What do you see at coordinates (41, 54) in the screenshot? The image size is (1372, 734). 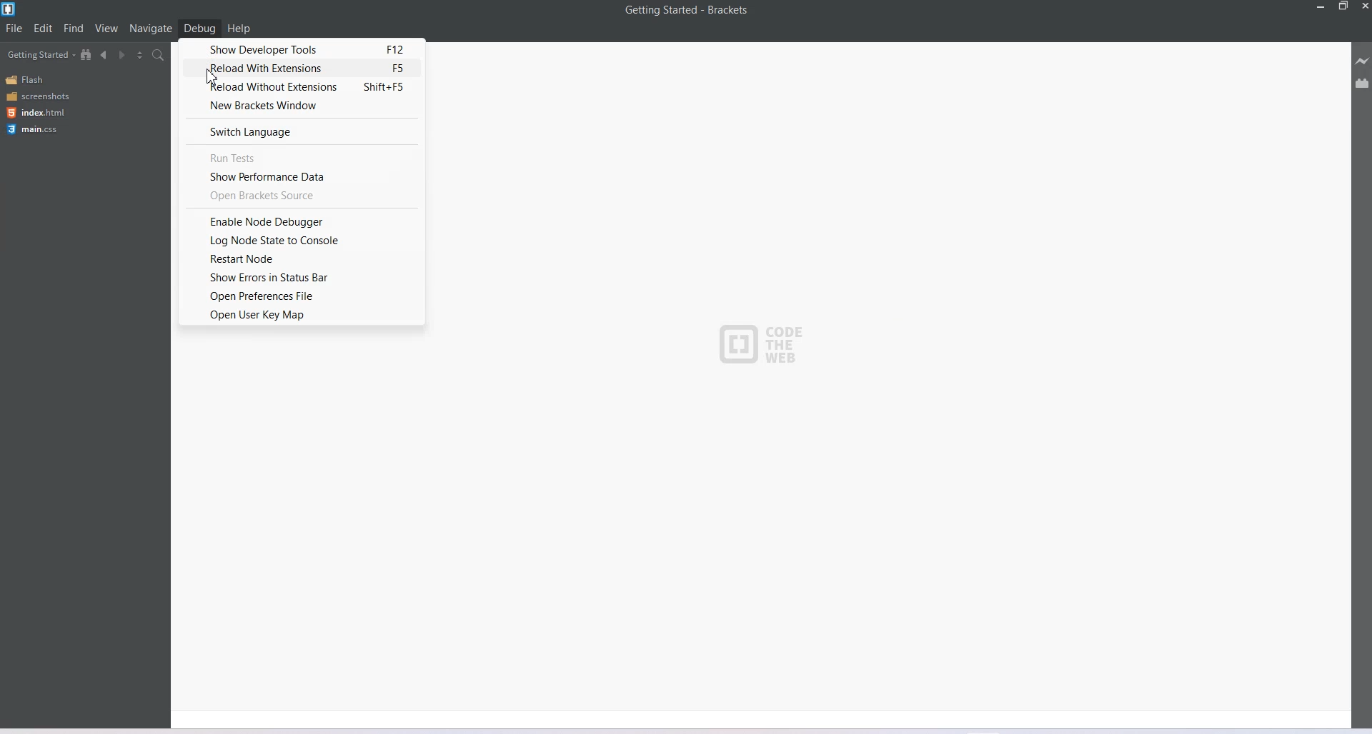 I see `Getting Started` at bounding box center [41, 54].